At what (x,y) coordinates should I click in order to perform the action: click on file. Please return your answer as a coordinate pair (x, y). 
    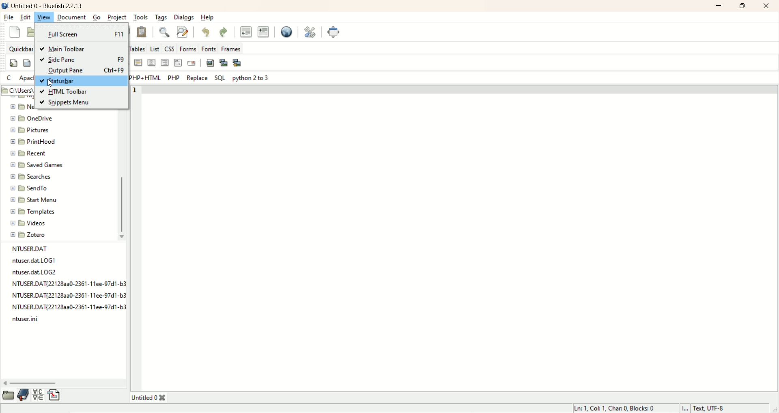
    Looking at the image, I should click on (38, 273).